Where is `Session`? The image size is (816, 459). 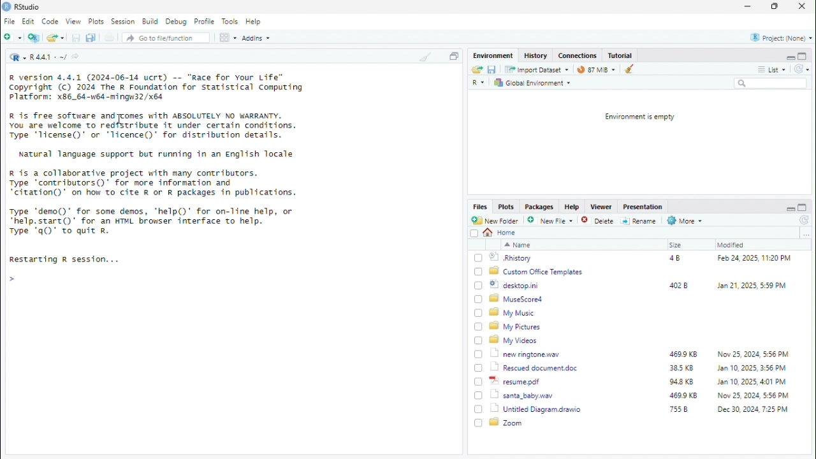
Session is located at coordinates (124, 21).